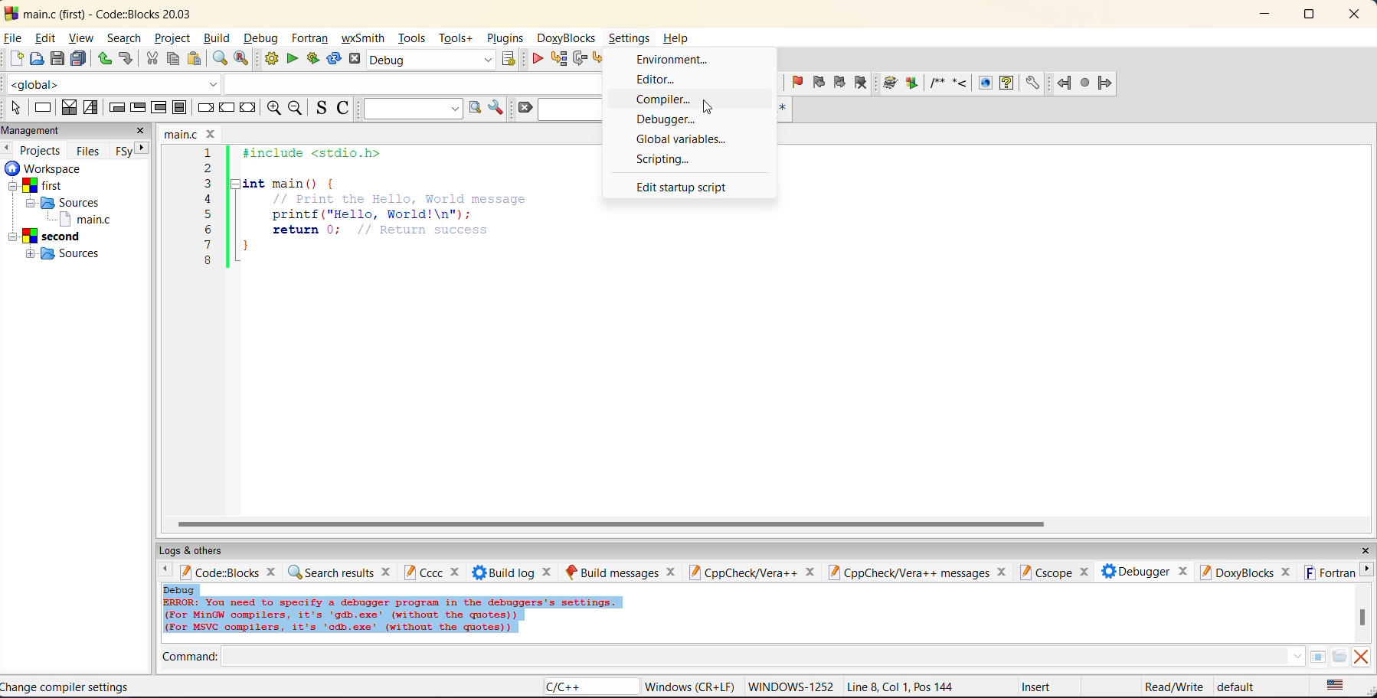 The image size is (1377, 698). Describe the element at coordinates (1266, 14) in the screenshot. I see `minimize` at that location.